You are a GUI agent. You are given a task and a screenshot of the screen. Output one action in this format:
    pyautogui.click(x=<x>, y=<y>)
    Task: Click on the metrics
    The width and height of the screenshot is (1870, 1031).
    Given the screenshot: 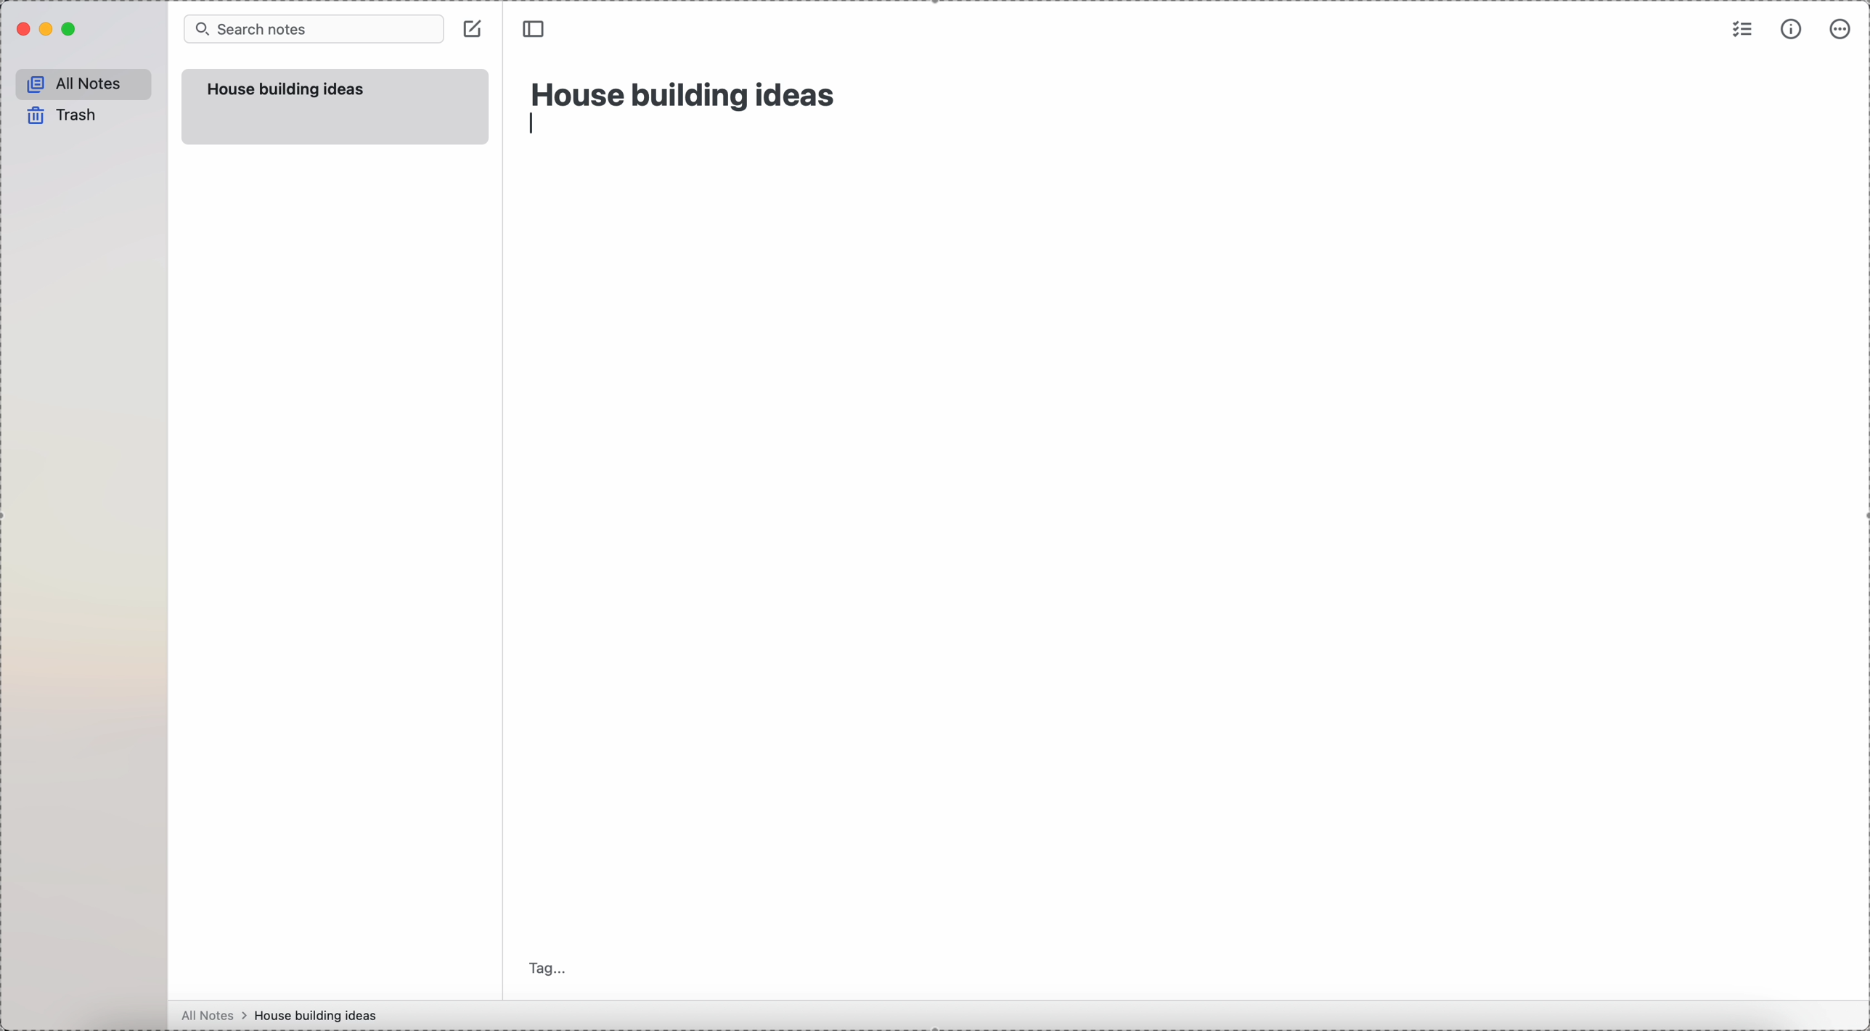 What is the action you would take?
    pyautogui.click(x=1791, y=31)
    